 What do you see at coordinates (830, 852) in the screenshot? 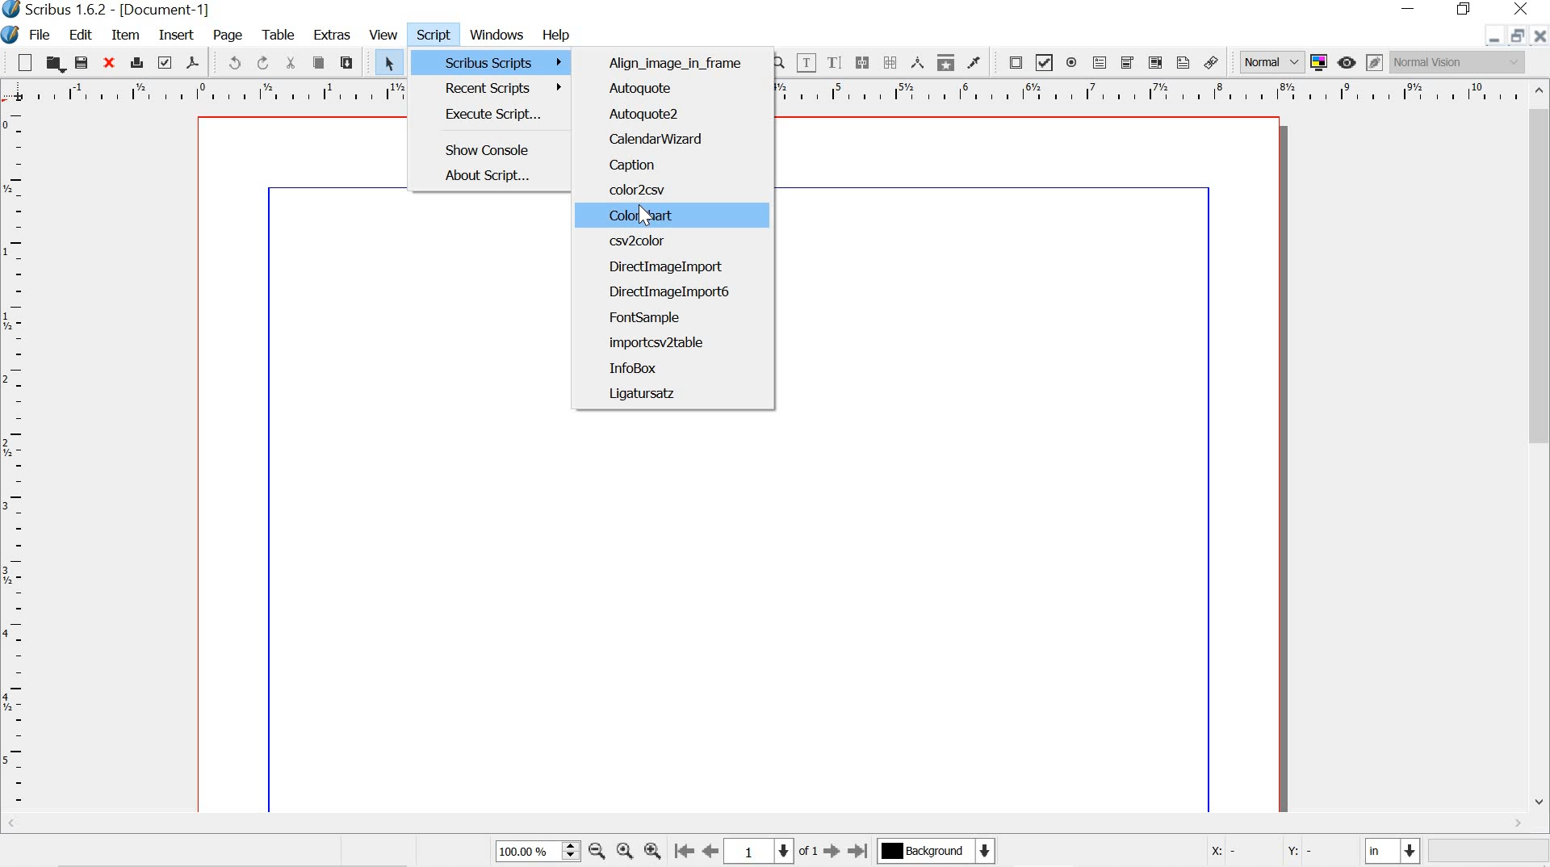
I see `Next page` at bounding box center [830, 852].